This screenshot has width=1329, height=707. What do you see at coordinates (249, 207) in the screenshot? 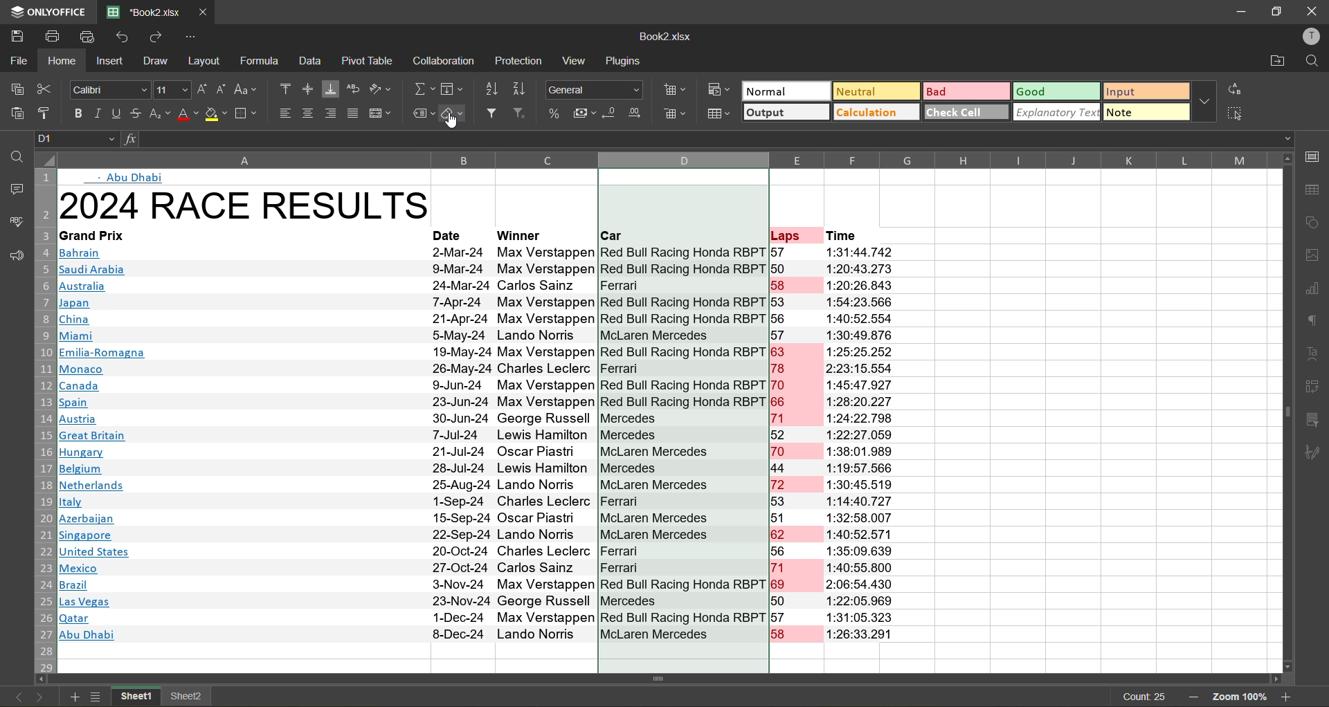
I see `2024 RACE RESULTS` at bounding box center [249, 207].